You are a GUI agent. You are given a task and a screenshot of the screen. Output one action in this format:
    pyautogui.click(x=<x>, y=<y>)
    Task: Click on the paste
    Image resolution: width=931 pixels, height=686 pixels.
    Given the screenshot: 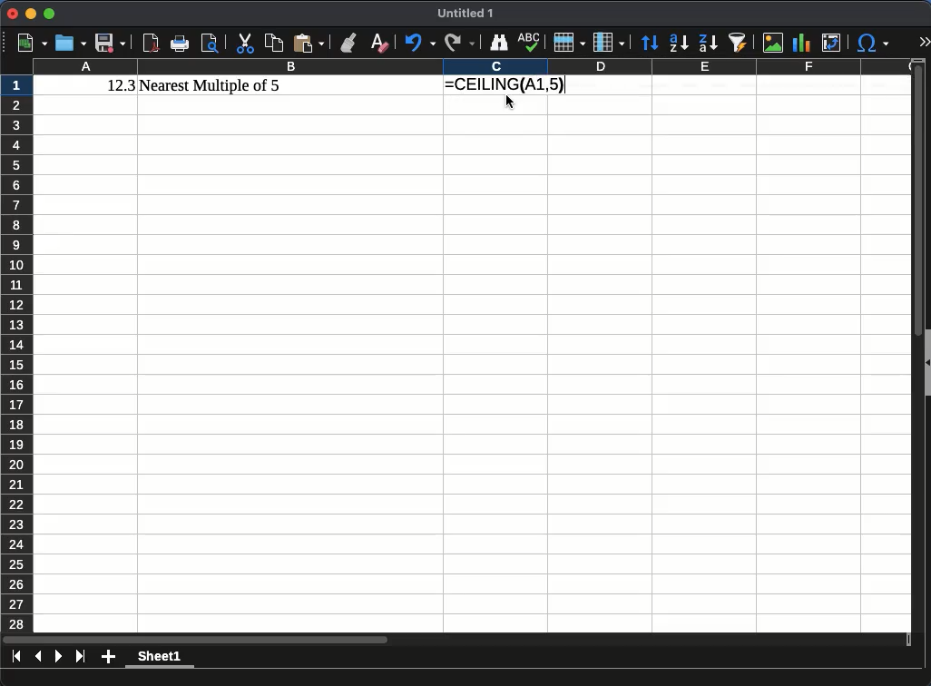 What is the action you would take?
    pyautogui.click(x=309, y=43)
    